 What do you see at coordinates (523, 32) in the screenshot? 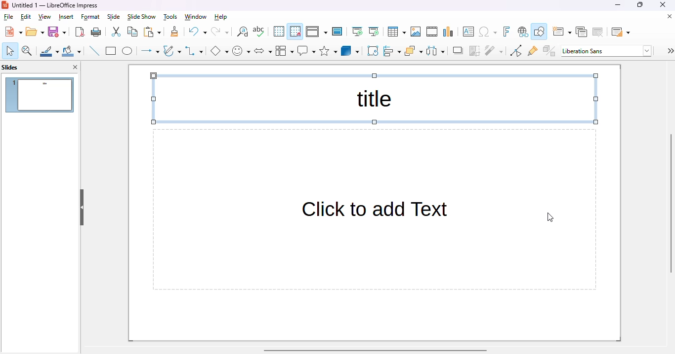
I see `insert hyperlink` at bounding box center [523, 32].